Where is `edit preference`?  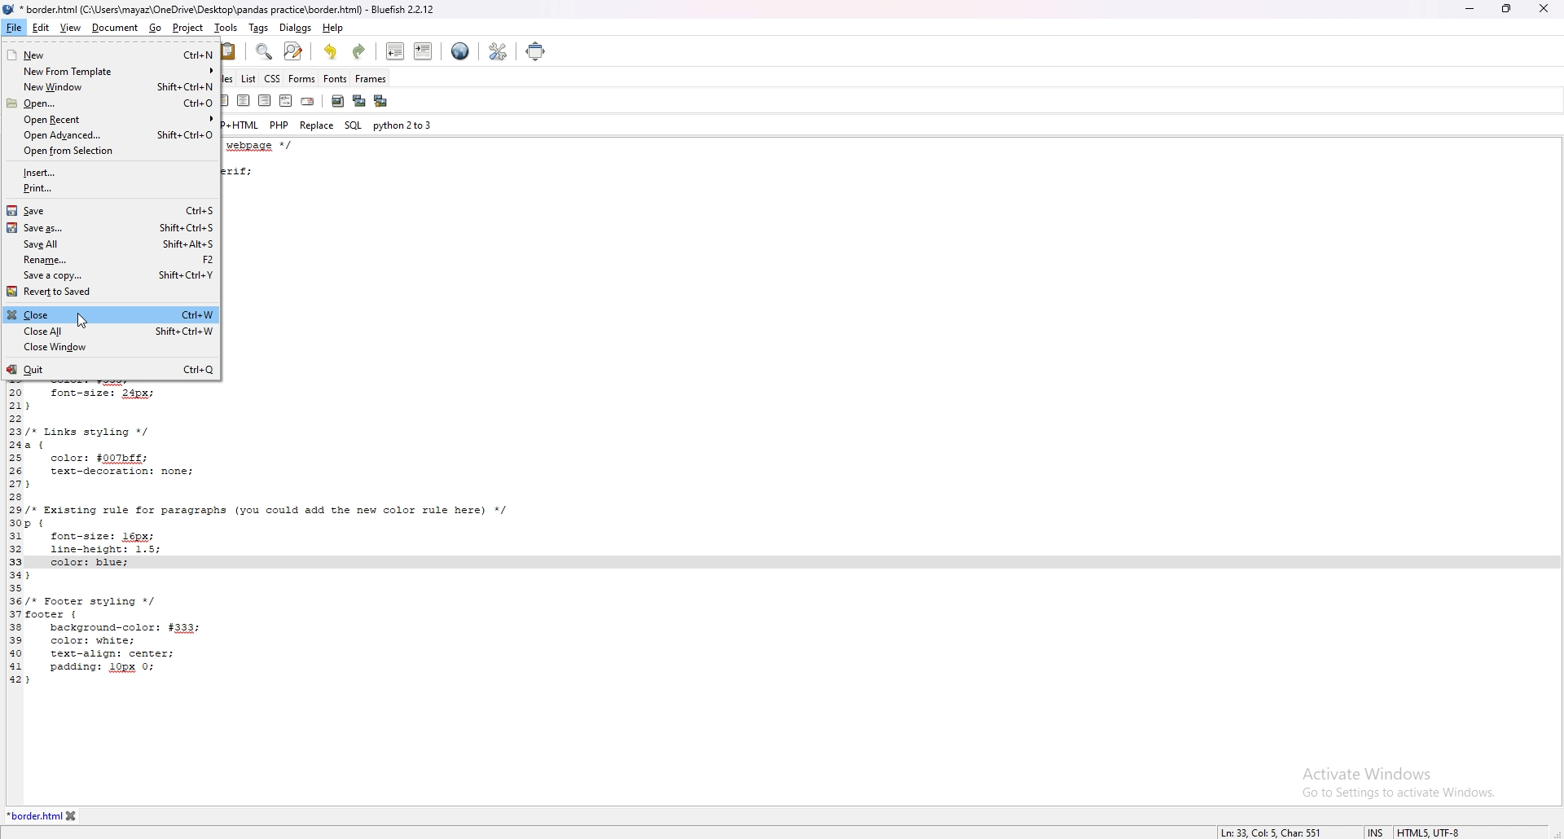
edit preference is located at coordinates (497, 51).